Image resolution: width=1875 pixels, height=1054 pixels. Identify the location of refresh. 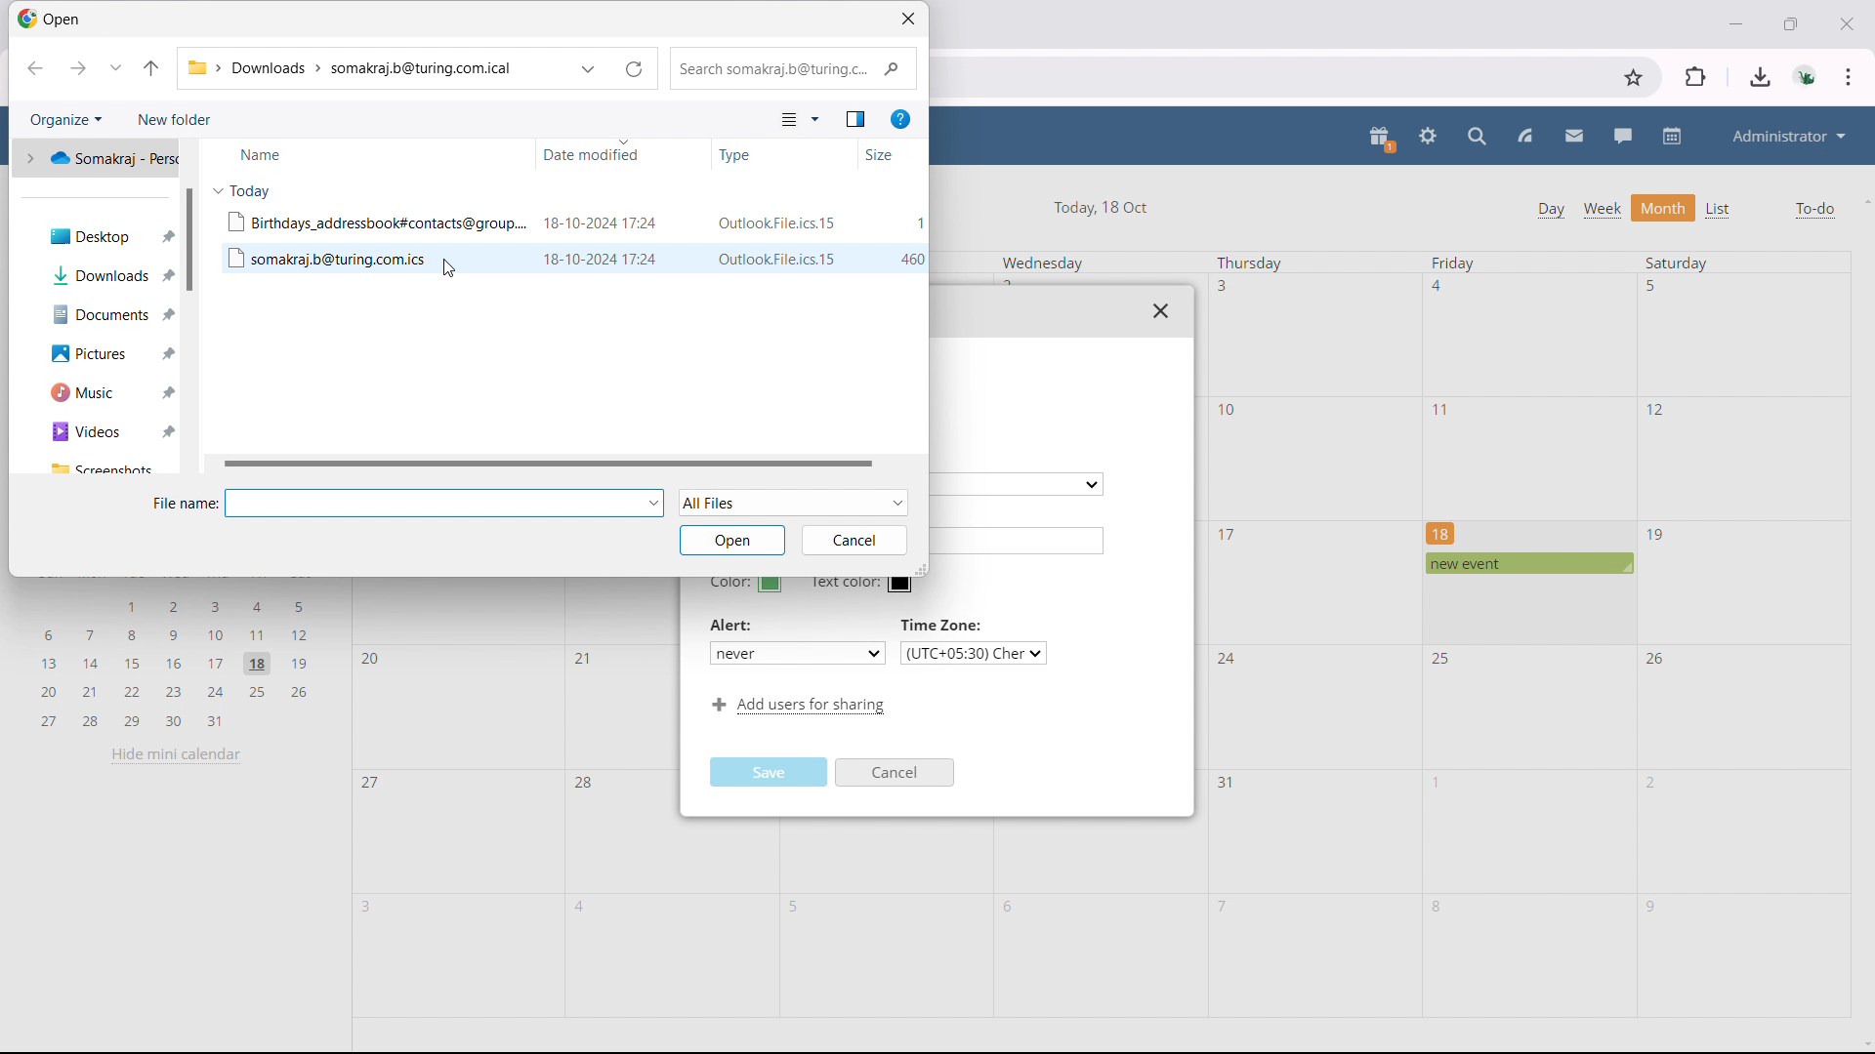
(634, 69).